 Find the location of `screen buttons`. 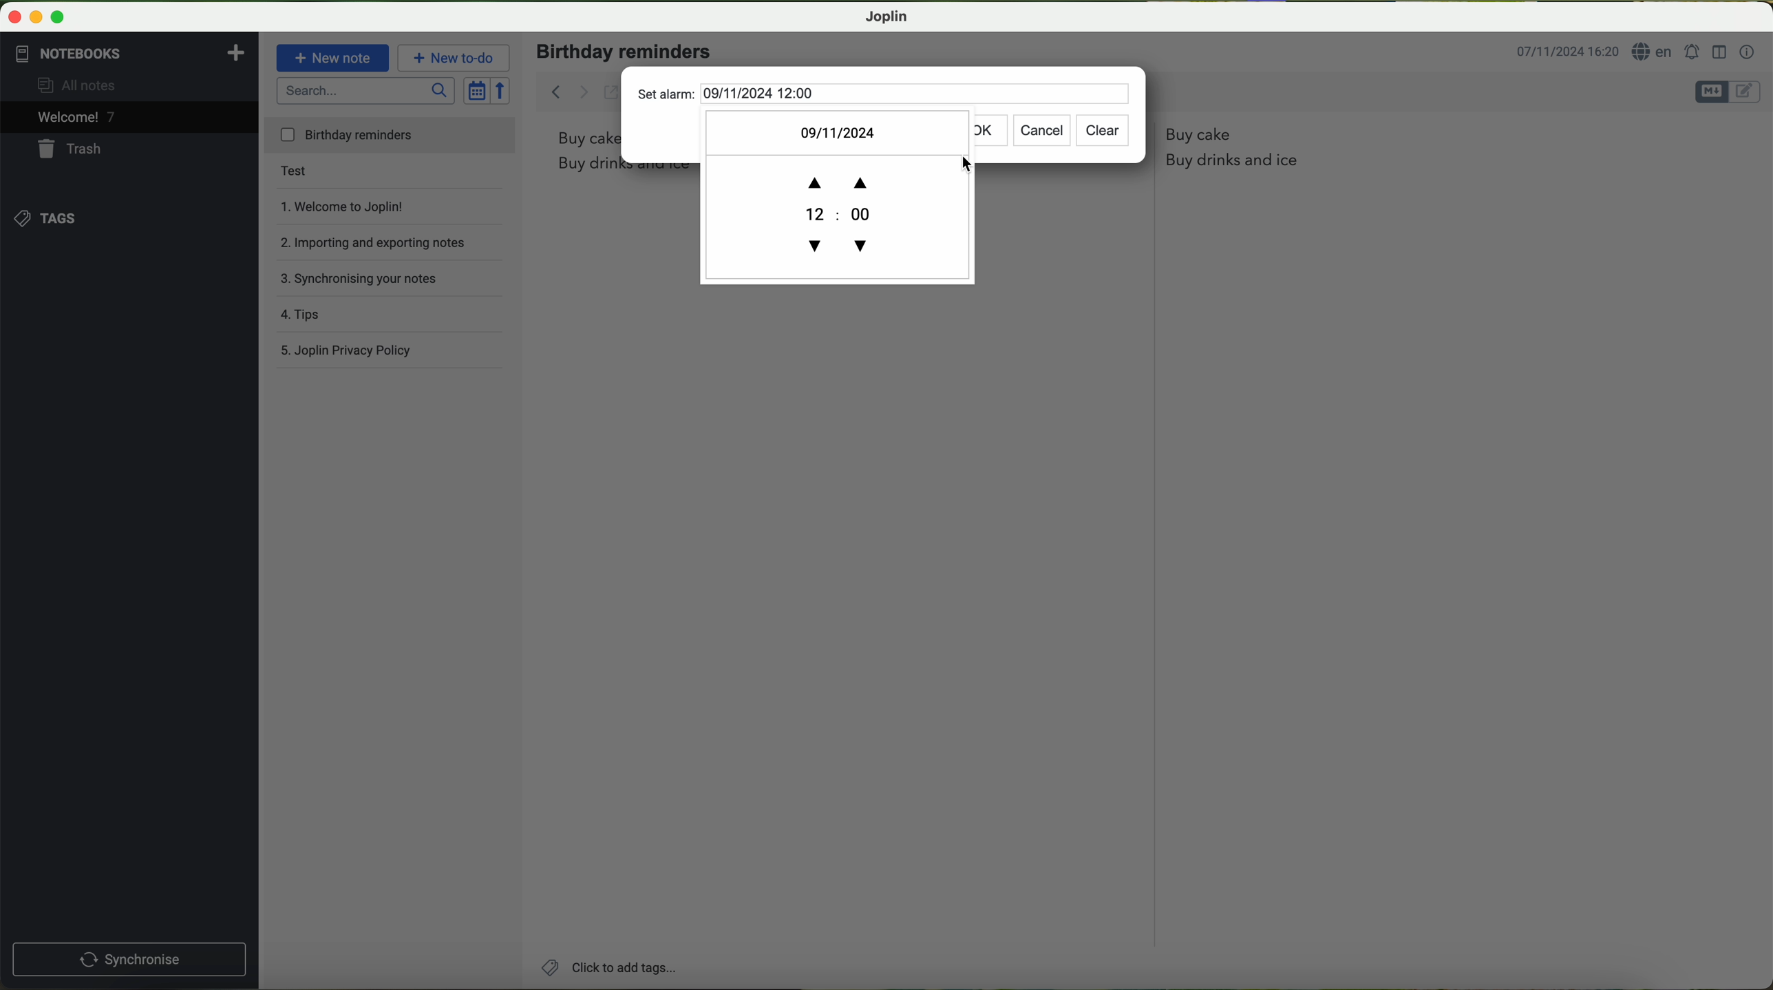

screen buttons is located at coordinates (41, 16).